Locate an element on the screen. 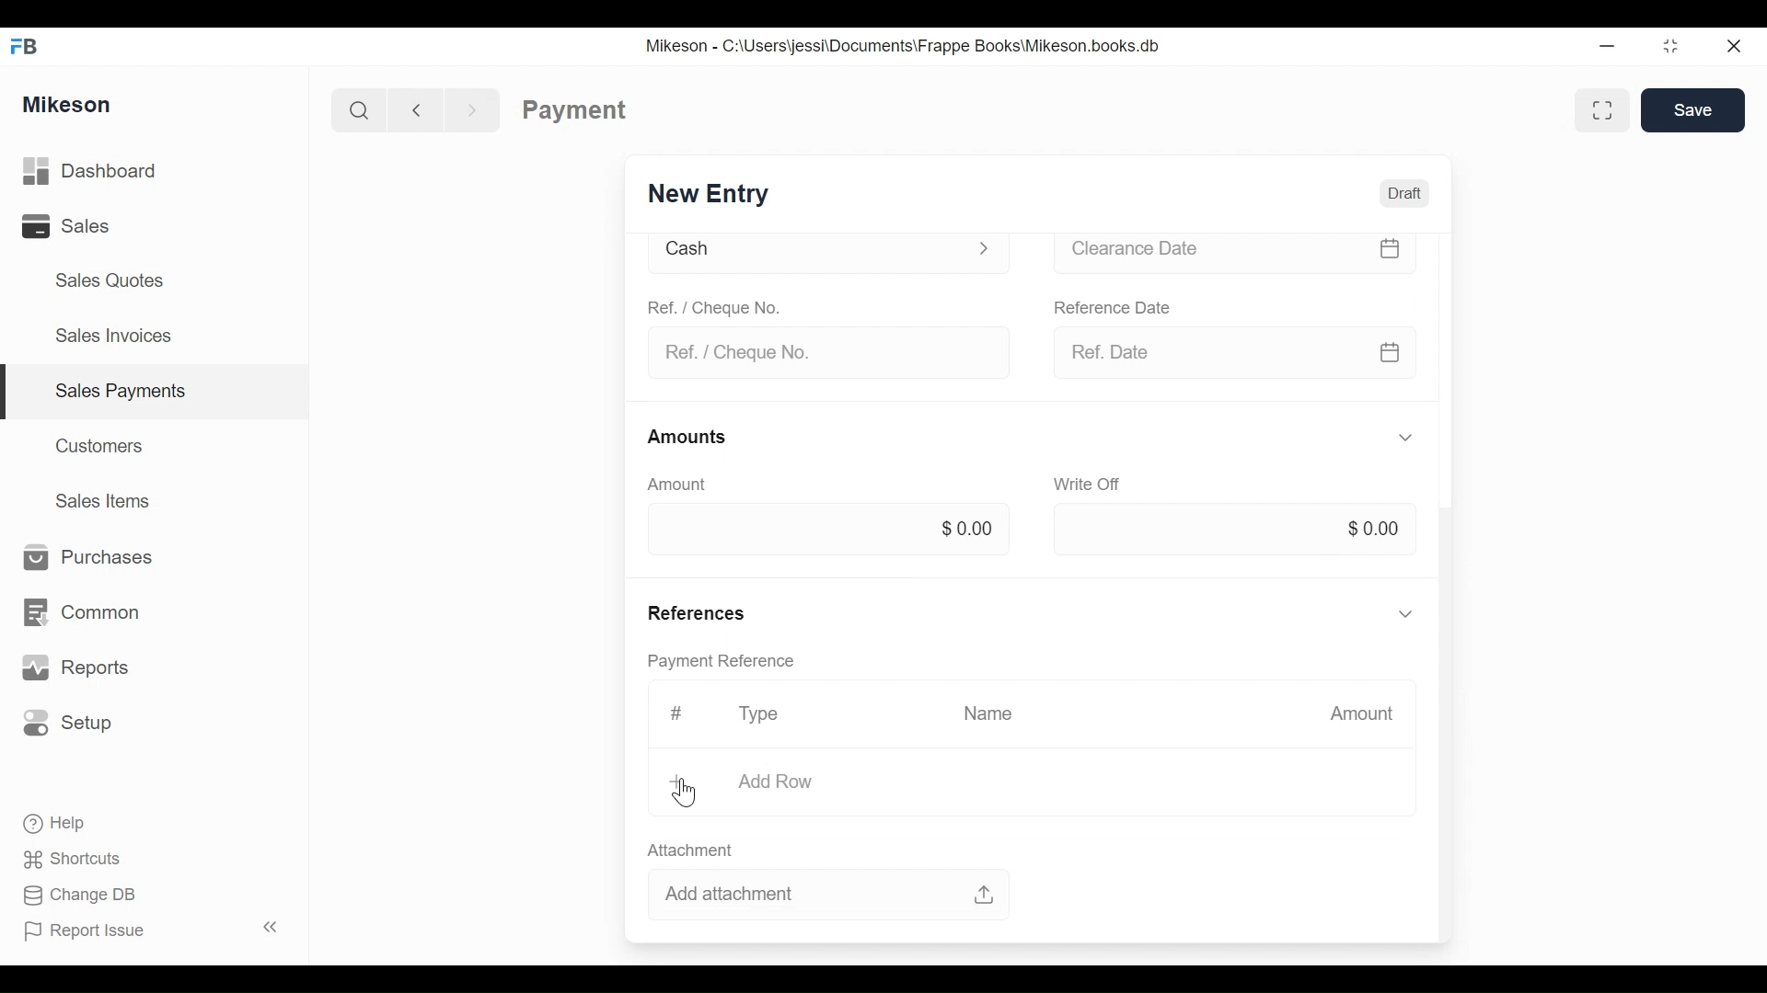  Add Row is located at coordinates (772, 782).